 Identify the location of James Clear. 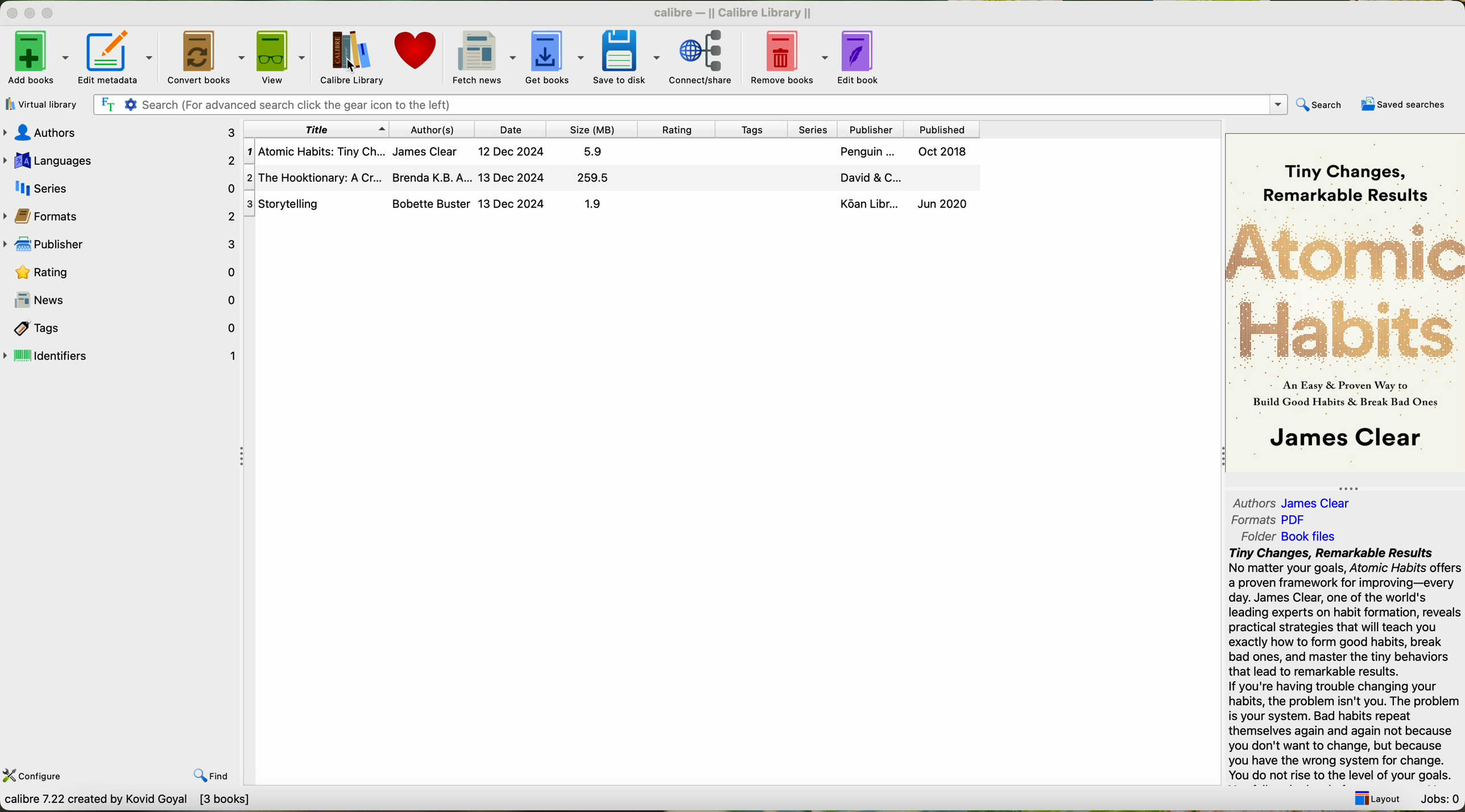
(1342, 440).